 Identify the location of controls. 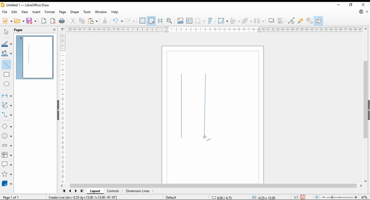
(114, 192).